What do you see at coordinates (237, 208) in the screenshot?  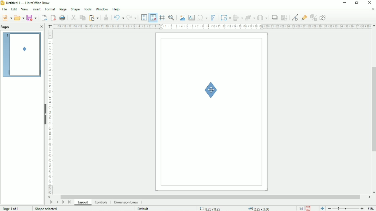 I see `Cursor position` at bounding box center [237, 208].